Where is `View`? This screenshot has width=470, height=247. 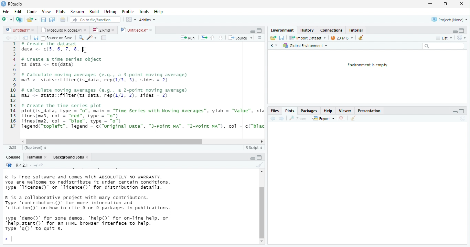 View is located at coordinates (46, 11).